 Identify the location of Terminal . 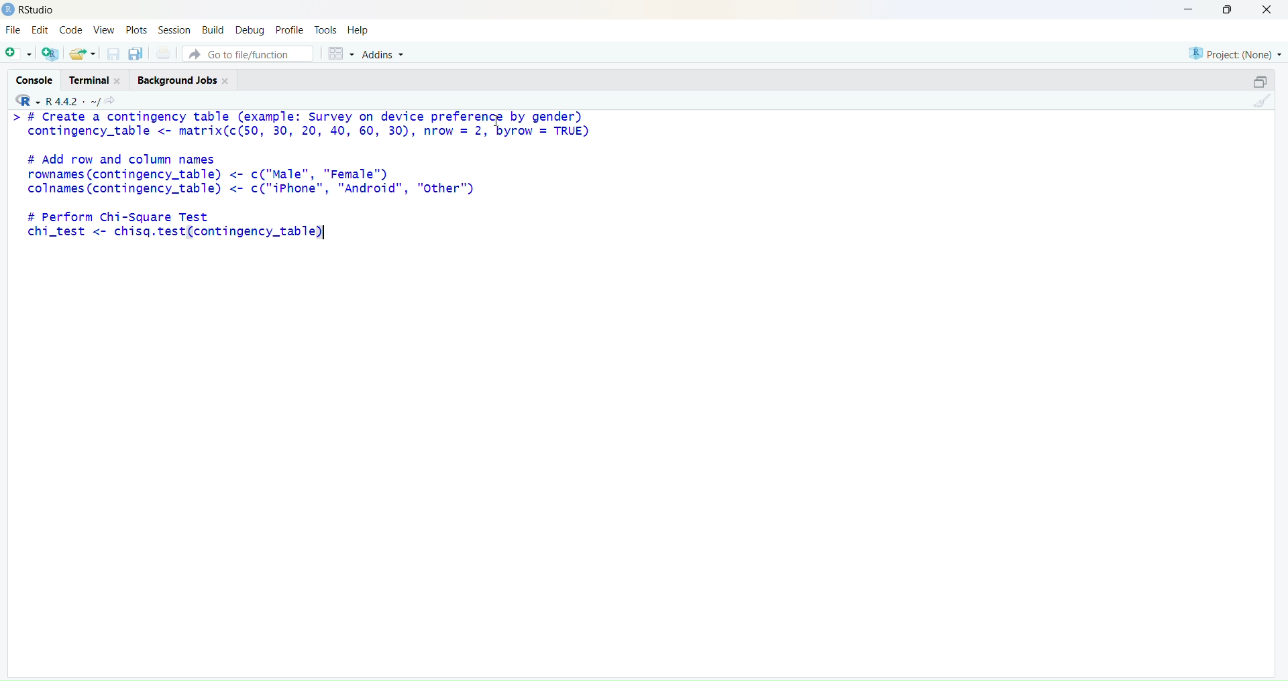
(89, 80).